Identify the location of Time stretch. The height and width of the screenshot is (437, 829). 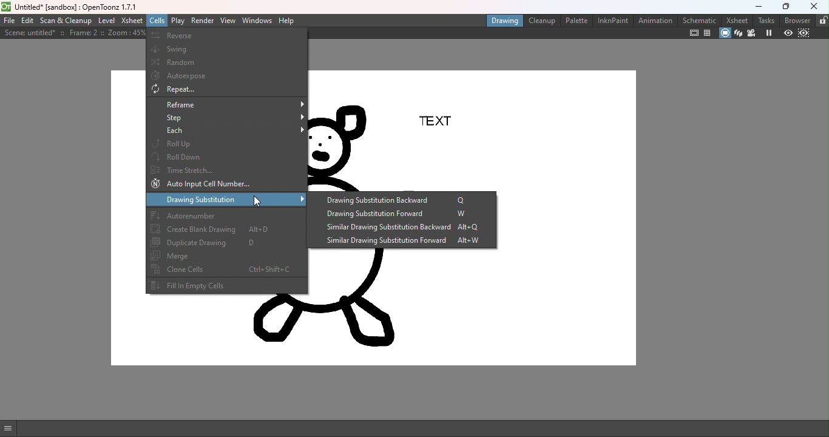
(228, 171).